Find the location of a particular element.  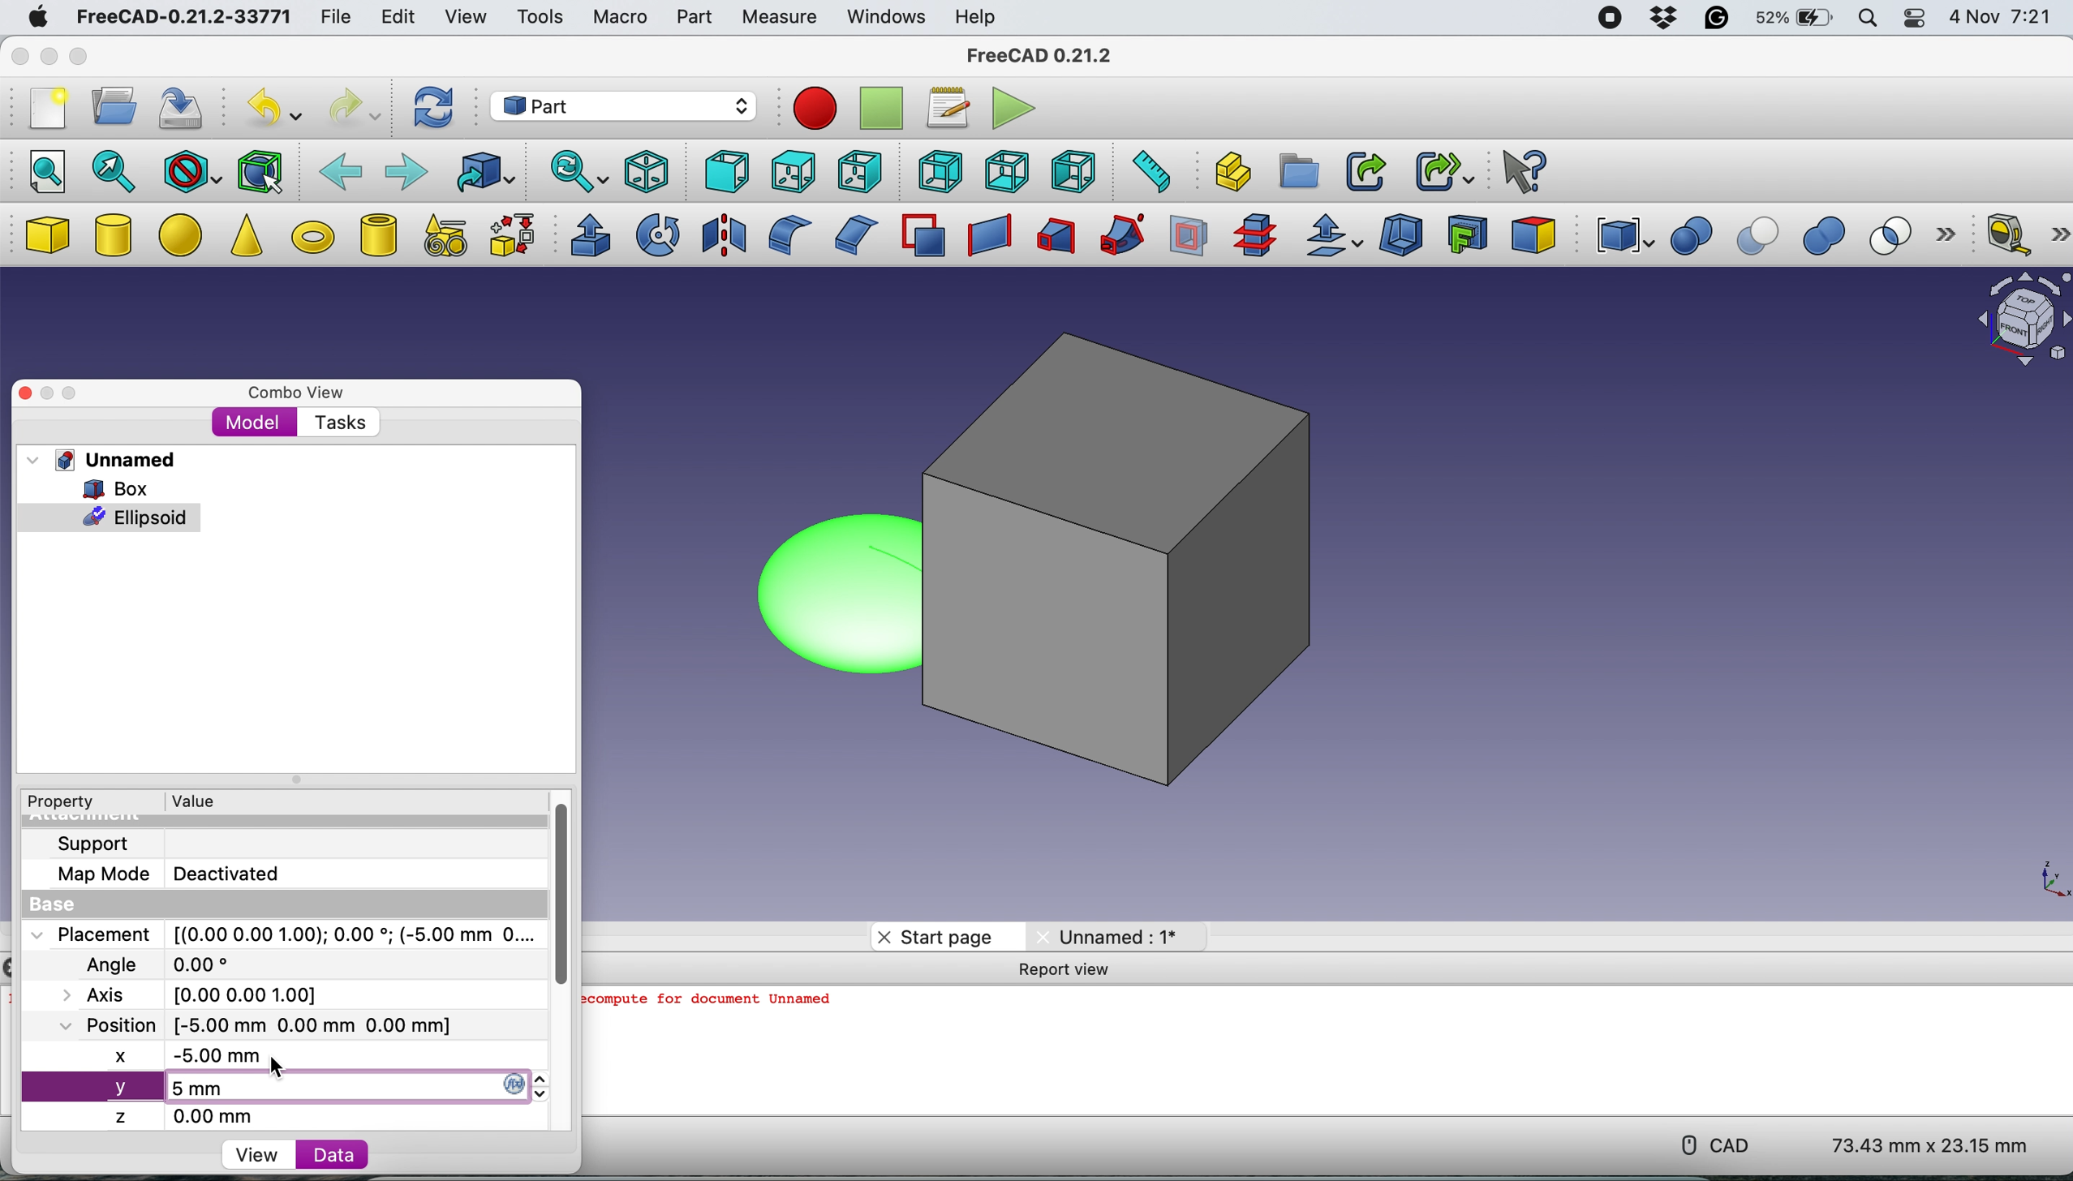

vertical scroll bar is located at coordinates (556, 889).